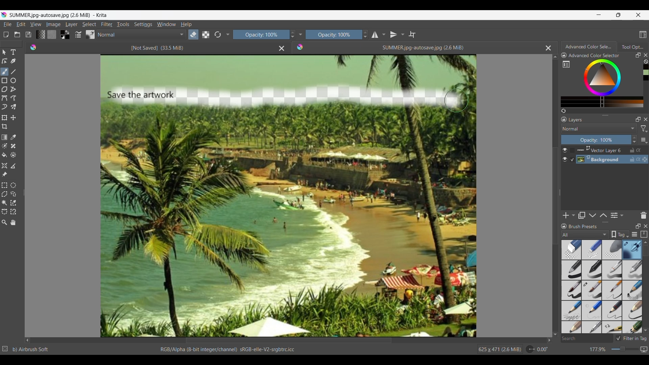 The width and height of the screenshot is (649, 365). Describe the element at coordinates (4, 175) in the screenshot. I see `Reference images tool` at that location.